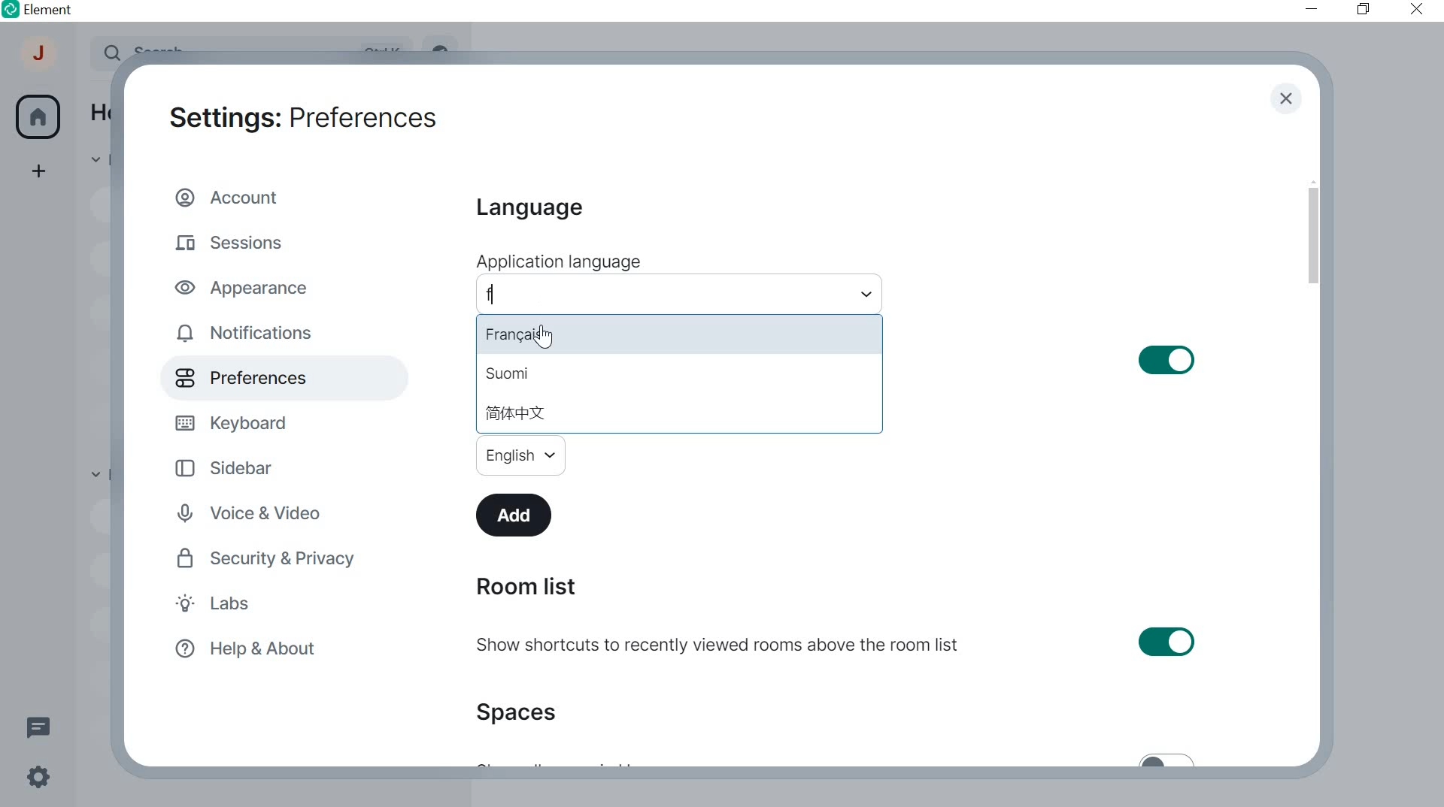 Image resolution: width=1444 pixels, height=807 pixels. I want to click on FRENCH, so click(531, 334).